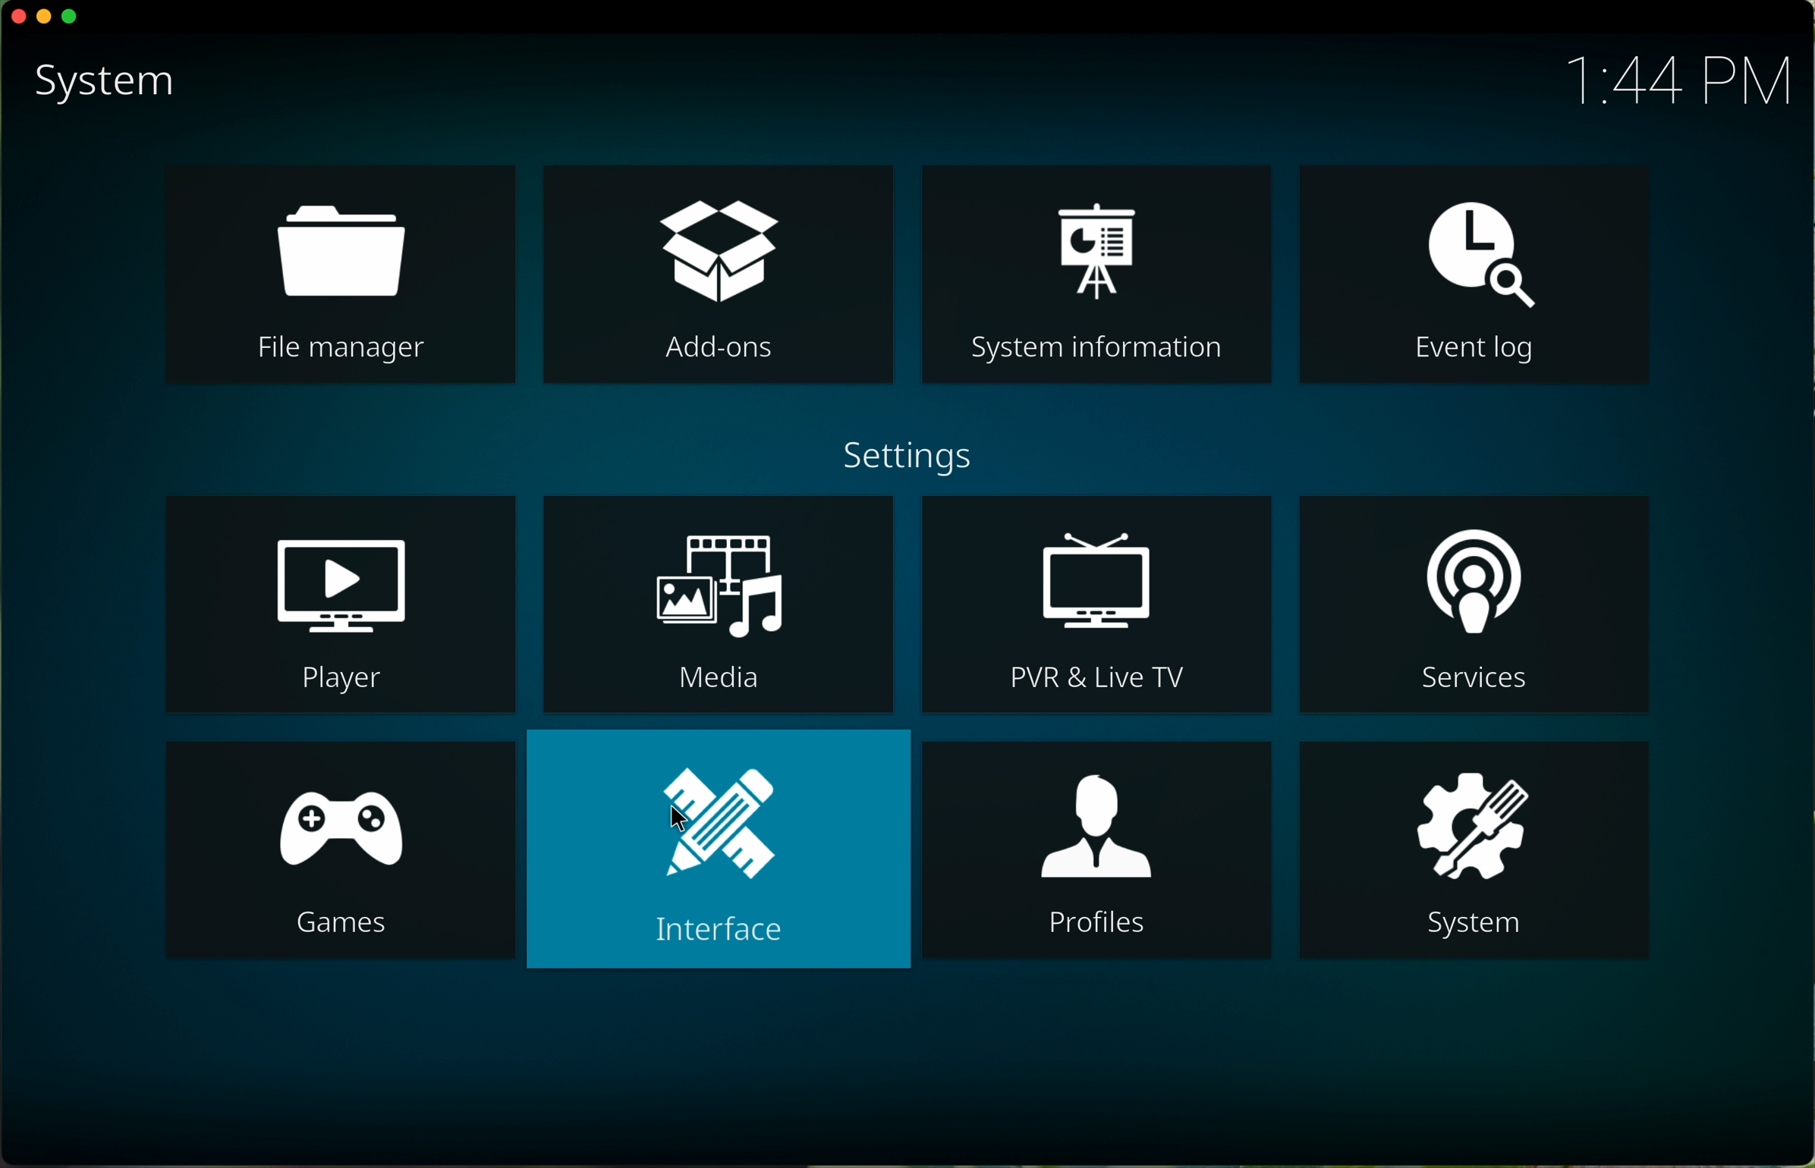 The height and width of the screenshot is (1168, 1815). Describe the element at coordinates (722, 604) in the screenshot. I see `media` at that location.